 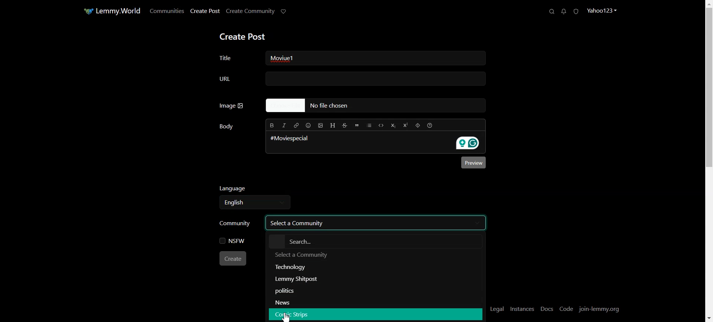 What do you see at coordinates (550, 11) in the screenshot?
I see `Search` at bounding box center [550, 11].